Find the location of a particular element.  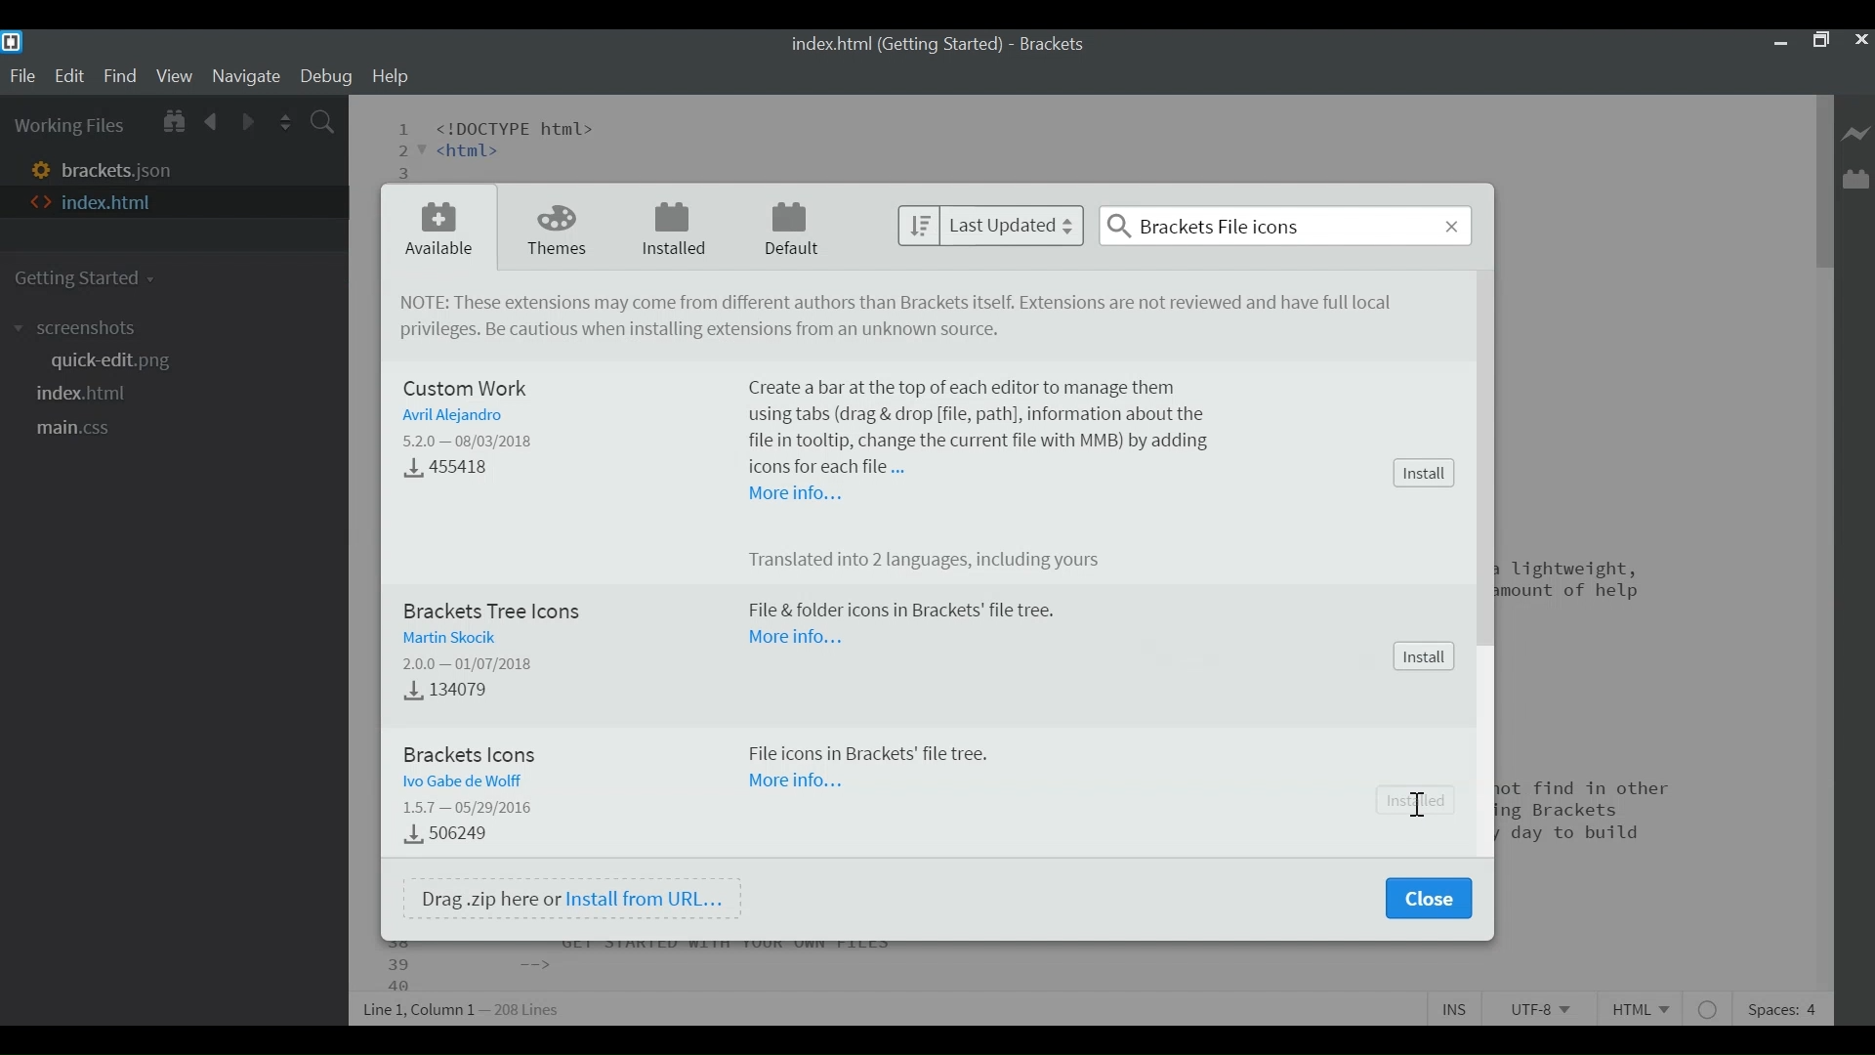

Brackets Icon is located at coordinates (478, 751).